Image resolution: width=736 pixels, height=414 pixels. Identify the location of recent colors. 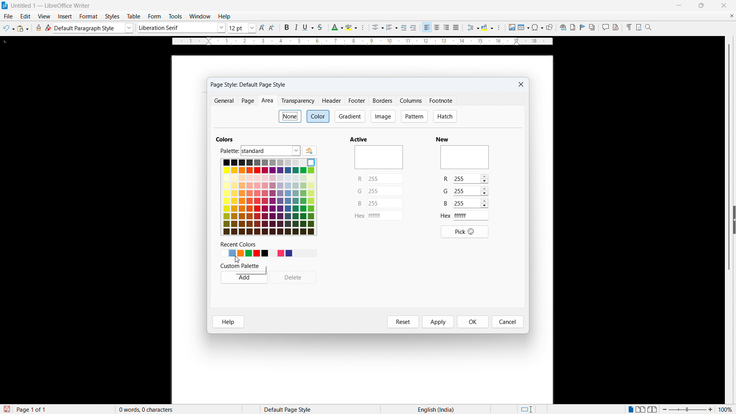
(237, 244).